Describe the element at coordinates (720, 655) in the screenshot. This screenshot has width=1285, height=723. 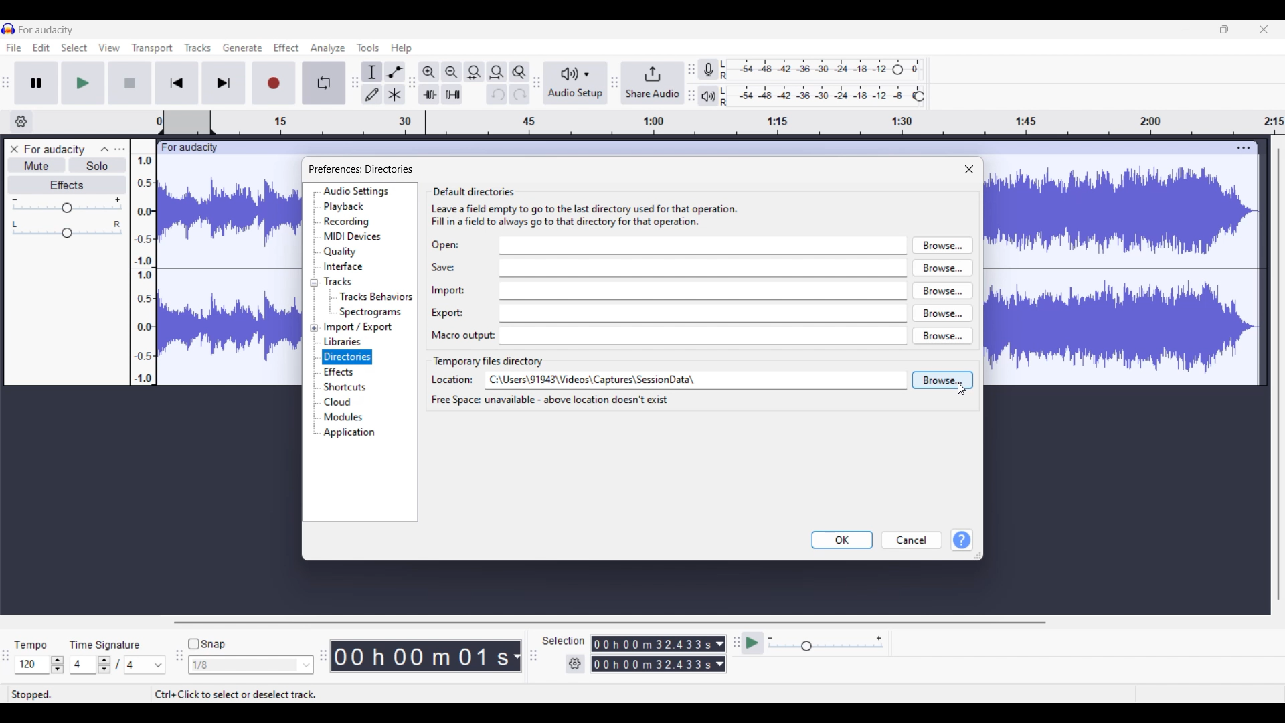
I see `Duration measurement` at that location.